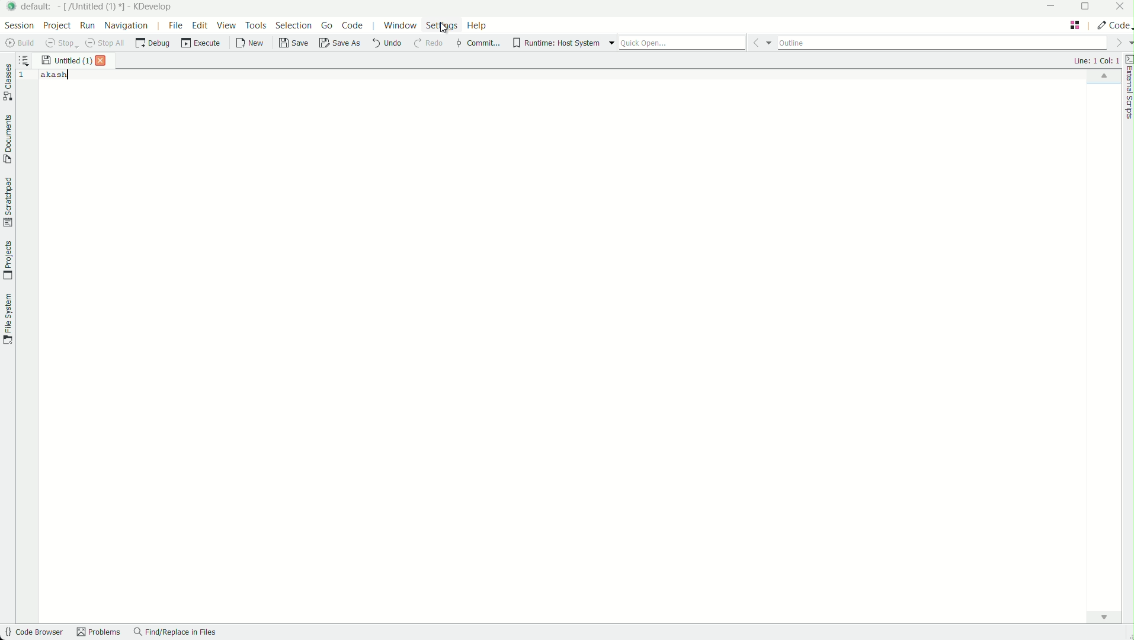 The image size is (1134, 640). Describe the element at coordinates (175, 633) in the screenshot. I see `find/replace in files` at that location.